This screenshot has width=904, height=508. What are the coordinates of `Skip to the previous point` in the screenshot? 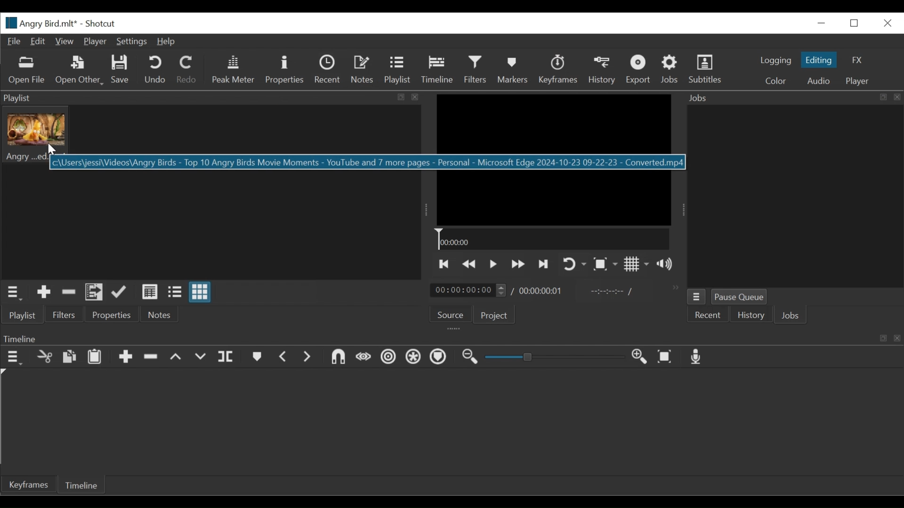 It's located at (445, 265).